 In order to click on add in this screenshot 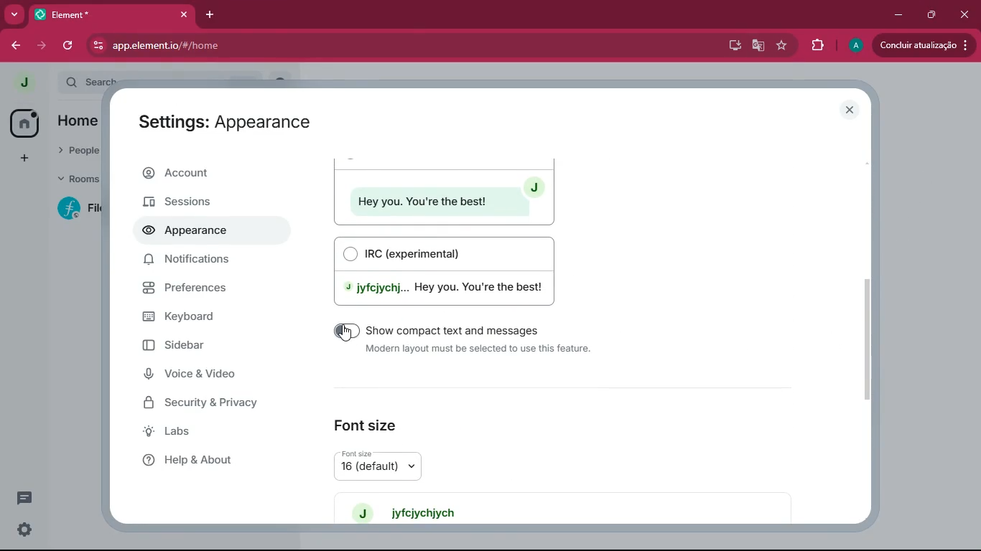, I will do `click(21, 158)`.